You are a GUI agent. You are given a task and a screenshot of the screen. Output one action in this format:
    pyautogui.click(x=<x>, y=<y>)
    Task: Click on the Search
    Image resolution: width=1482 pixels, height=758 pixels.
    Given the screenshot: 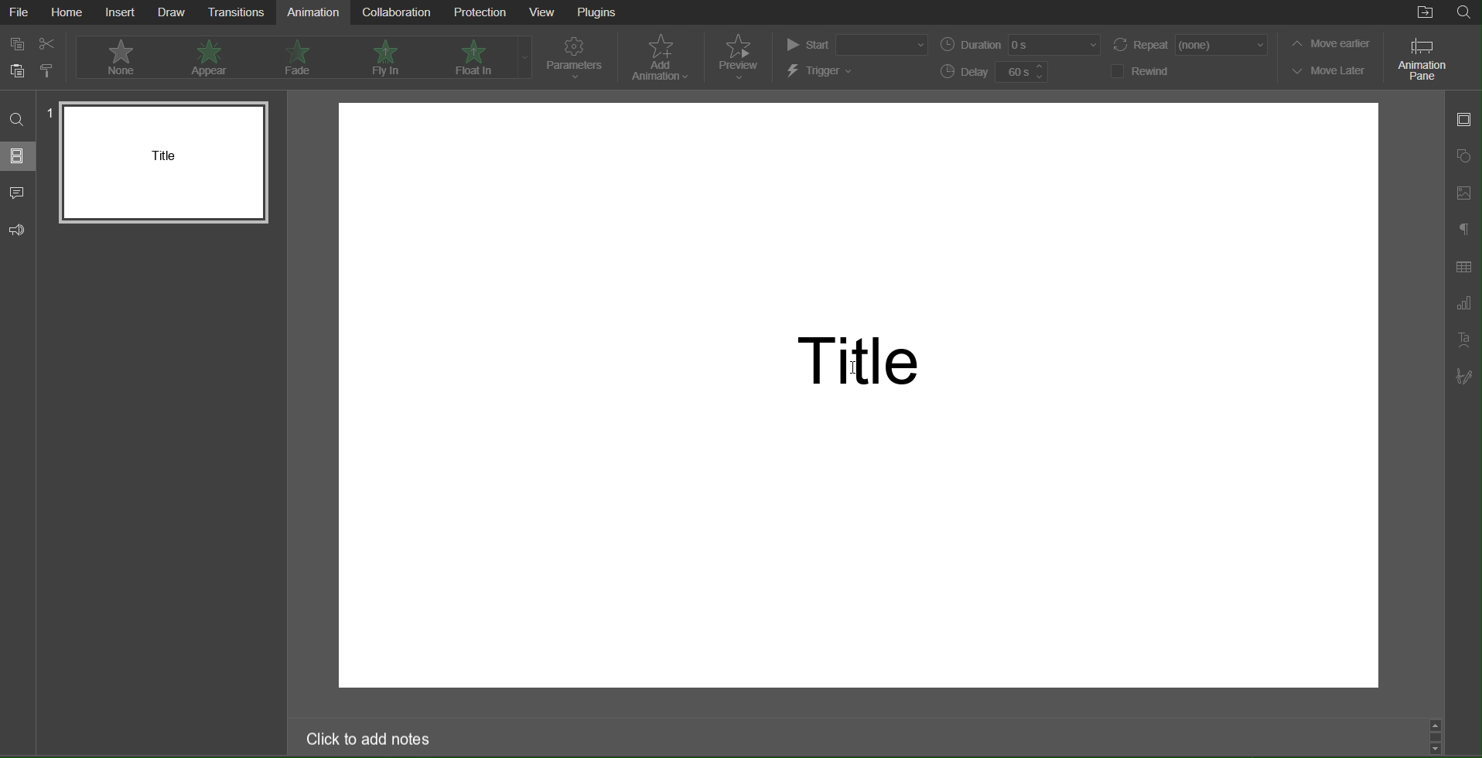 What is the action you would take?
    pyautogui.click(x=1463, y=14)
    